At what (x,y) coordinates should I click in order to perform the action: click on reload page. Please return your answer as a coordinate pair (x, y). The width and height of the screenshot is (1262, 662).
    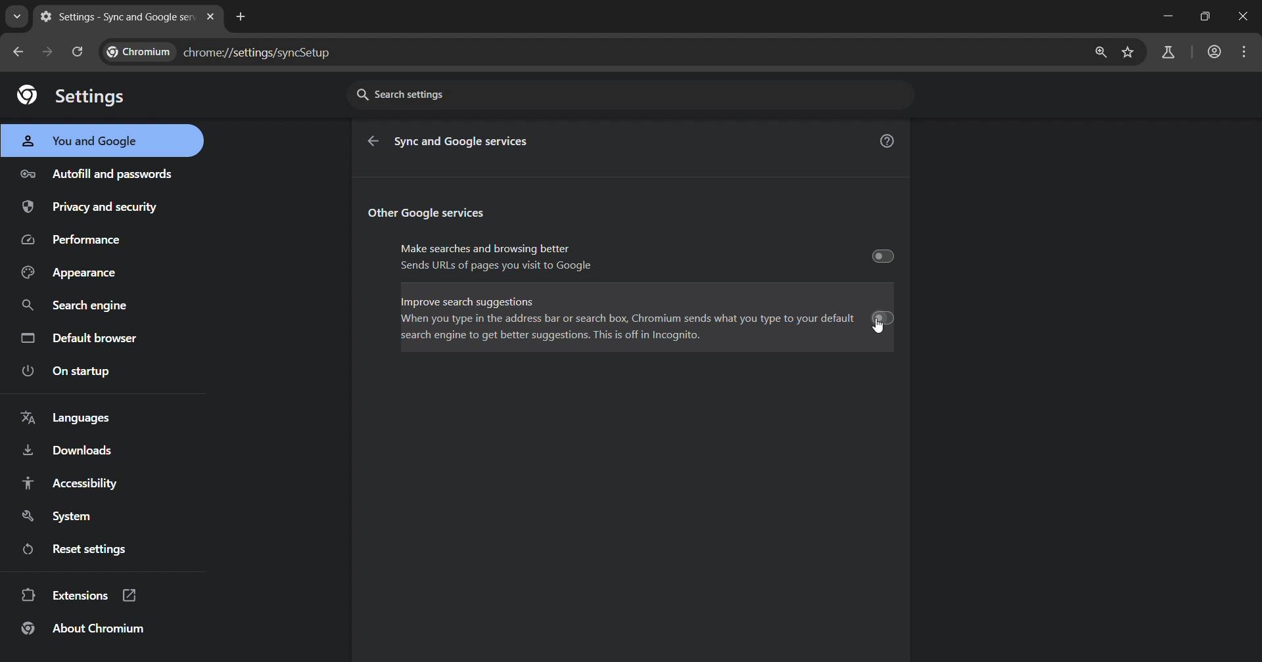
    Looking at the image, I should click on (79, 52).